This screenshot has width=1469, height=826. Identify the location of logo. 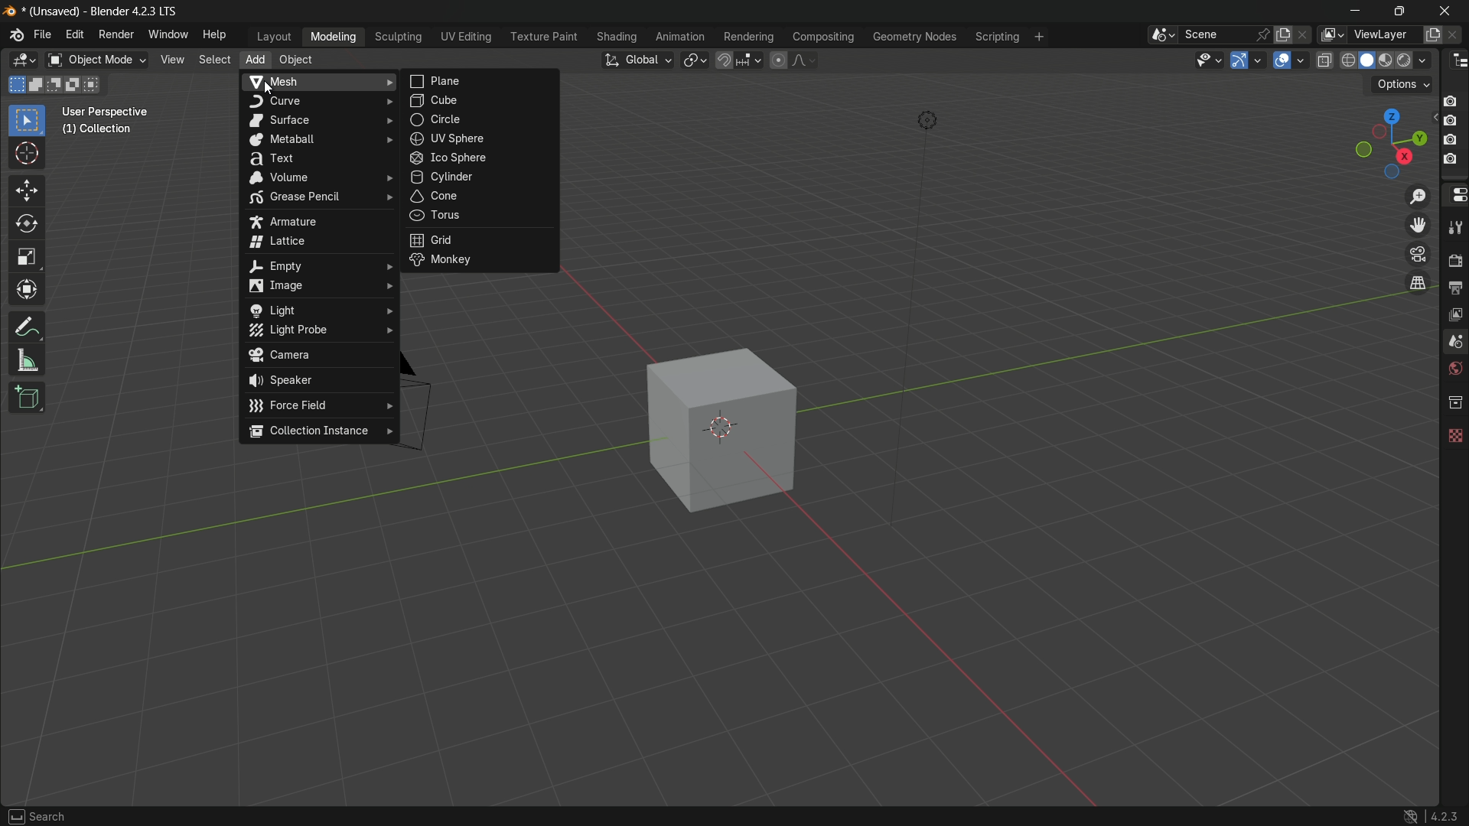
(15, 34).